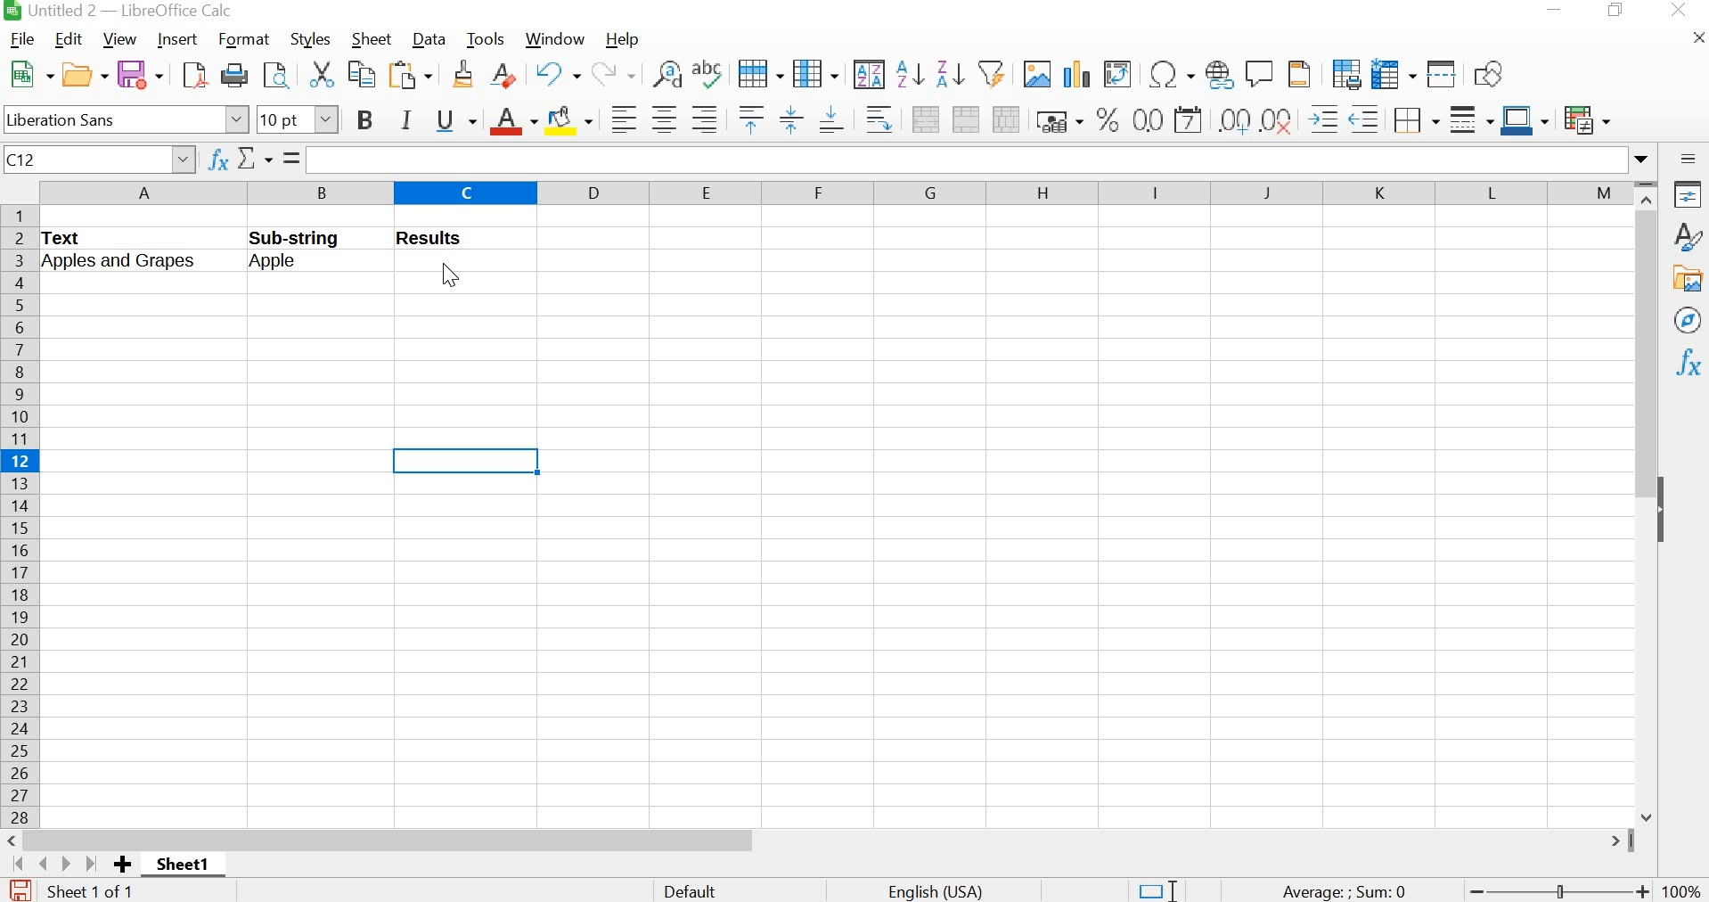 The image size is (1709, 902). I want to click on toggle print preview, so click(276, 75).